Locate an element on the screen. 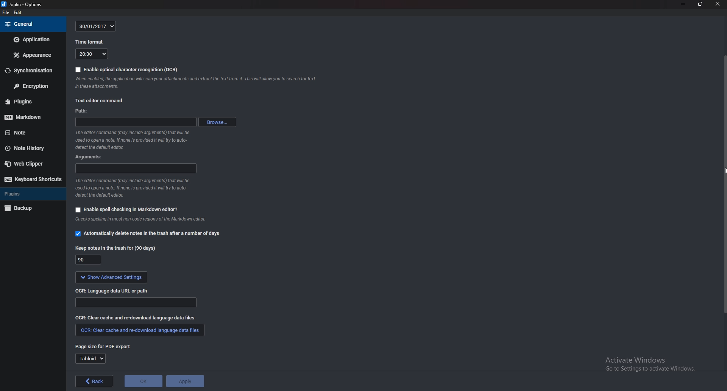 Image resolution: width=727 pixels, height=391 pixels. Appearance is located at coordinates (33, 55).